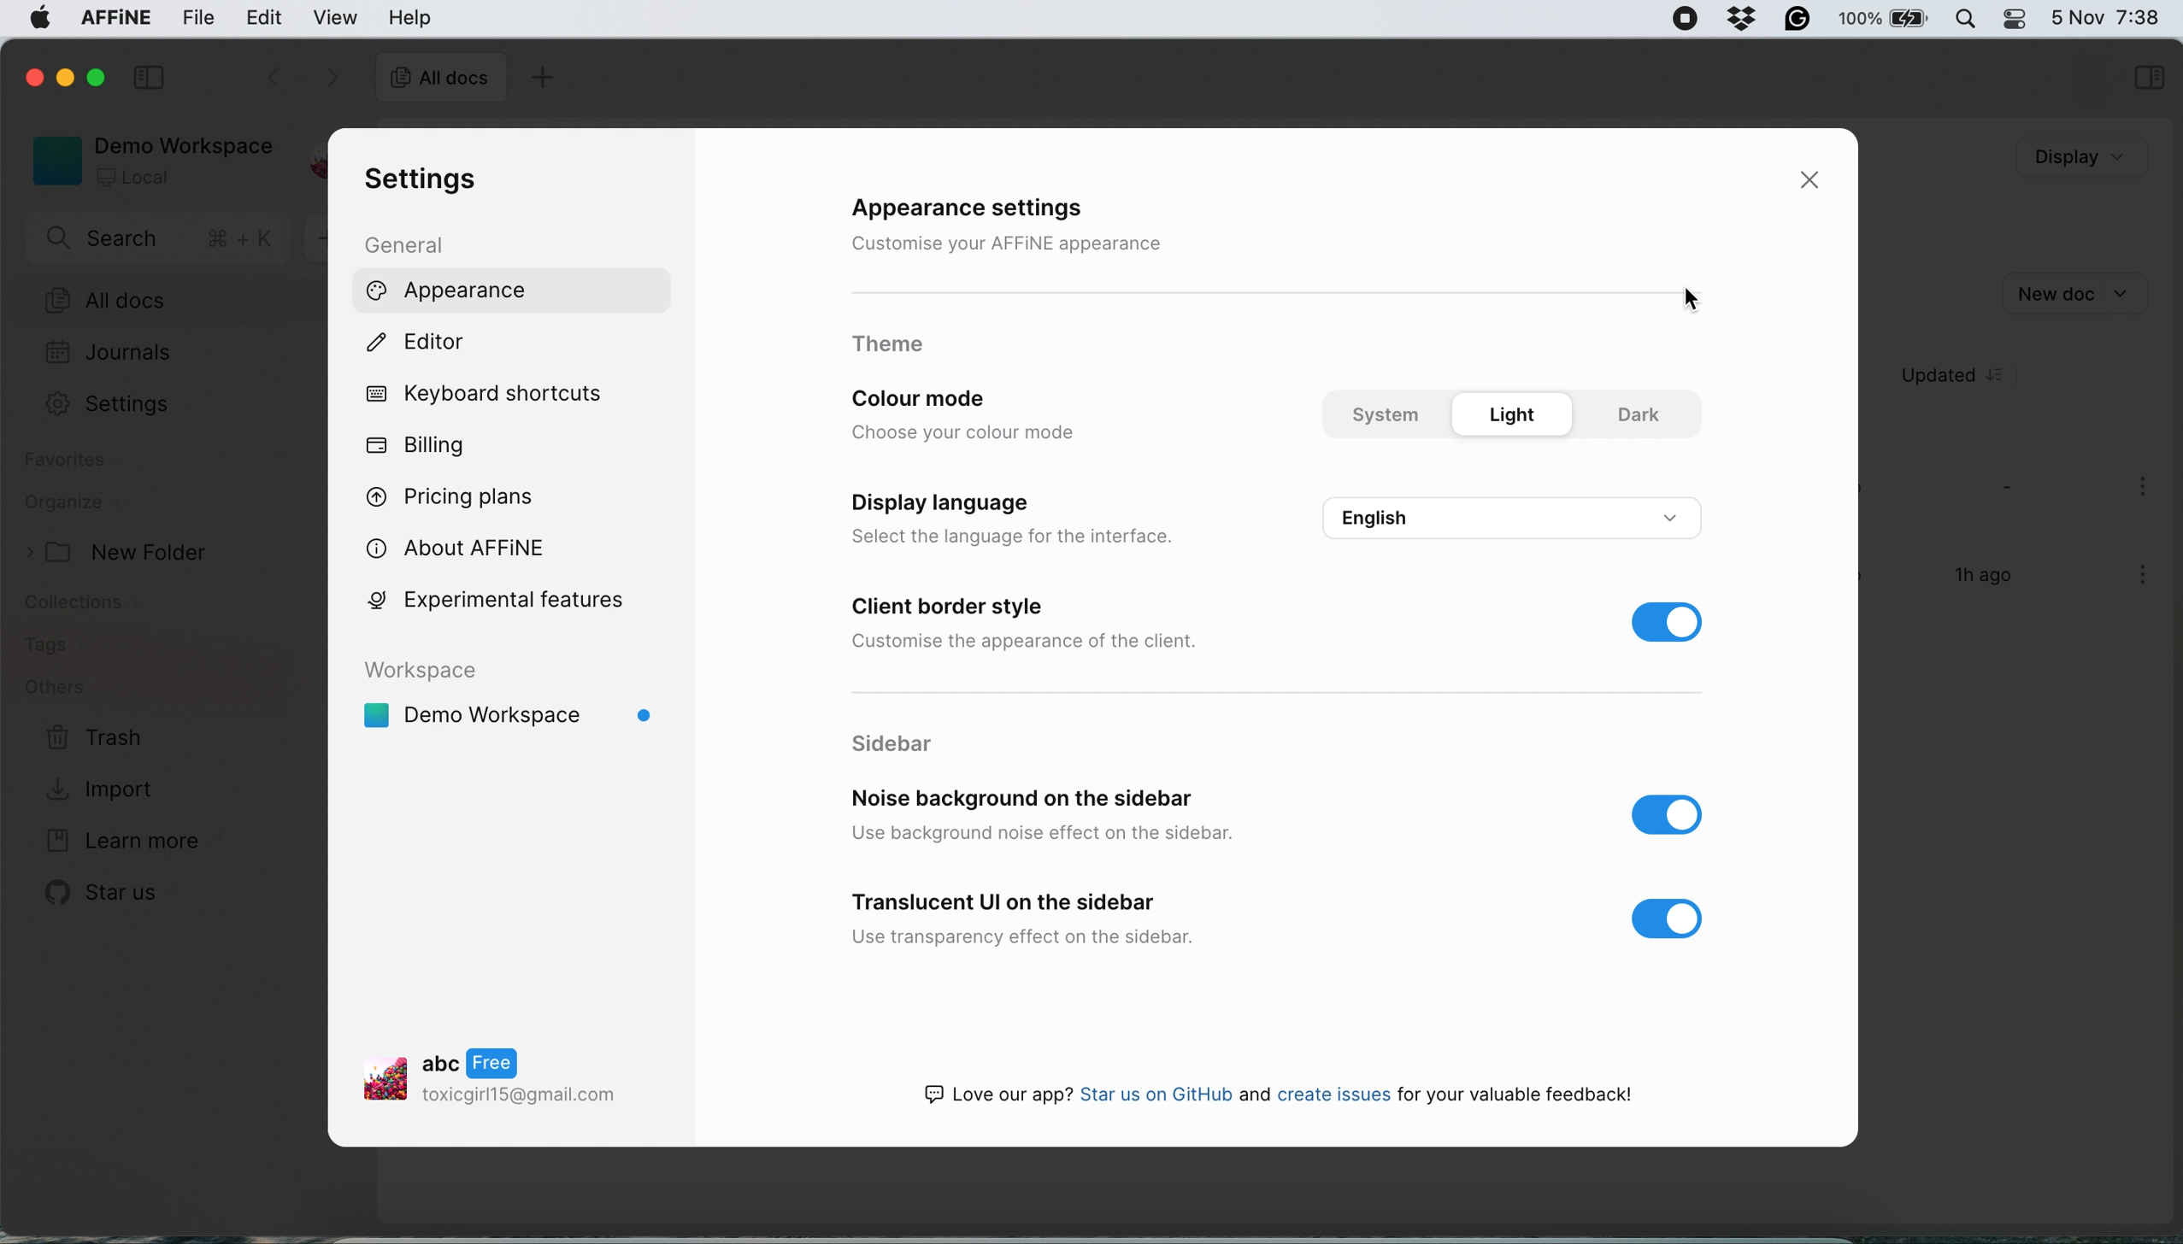 The width and height of the screenshot is (2183, 1244). I want to click on sidebar, so click(2148, 81).